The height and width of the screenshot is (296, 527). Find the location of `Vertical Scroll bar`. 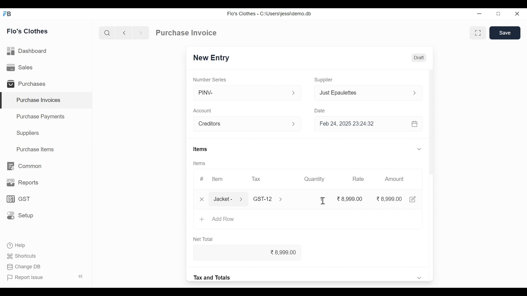

Vertical Scroll bar is located at coordinates (433, 150).